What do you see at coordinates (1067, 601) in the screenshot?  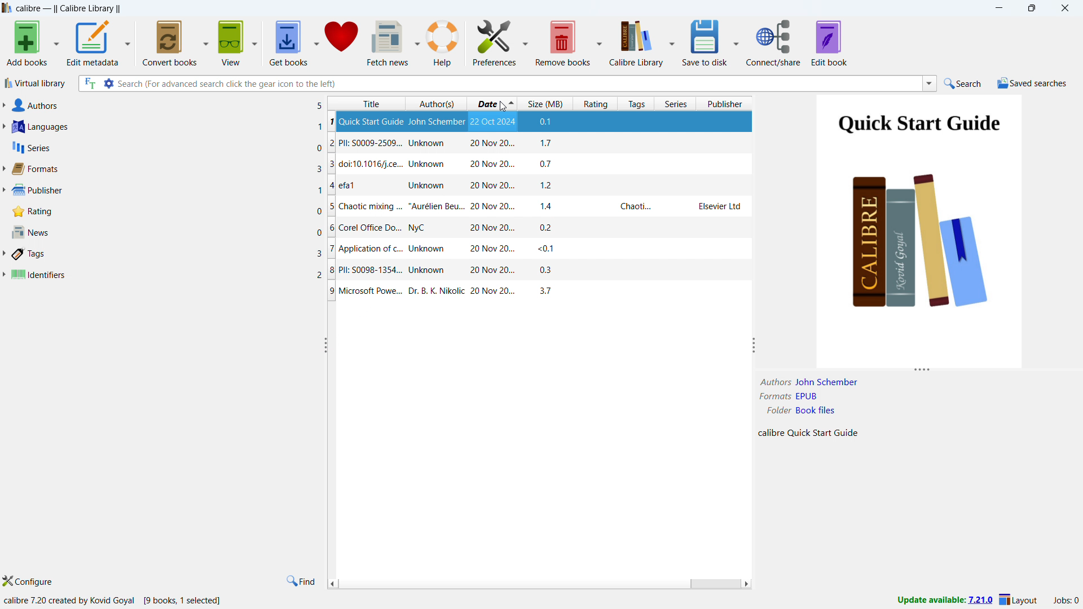 I see `jobs` at bounding box center [1067, 601].